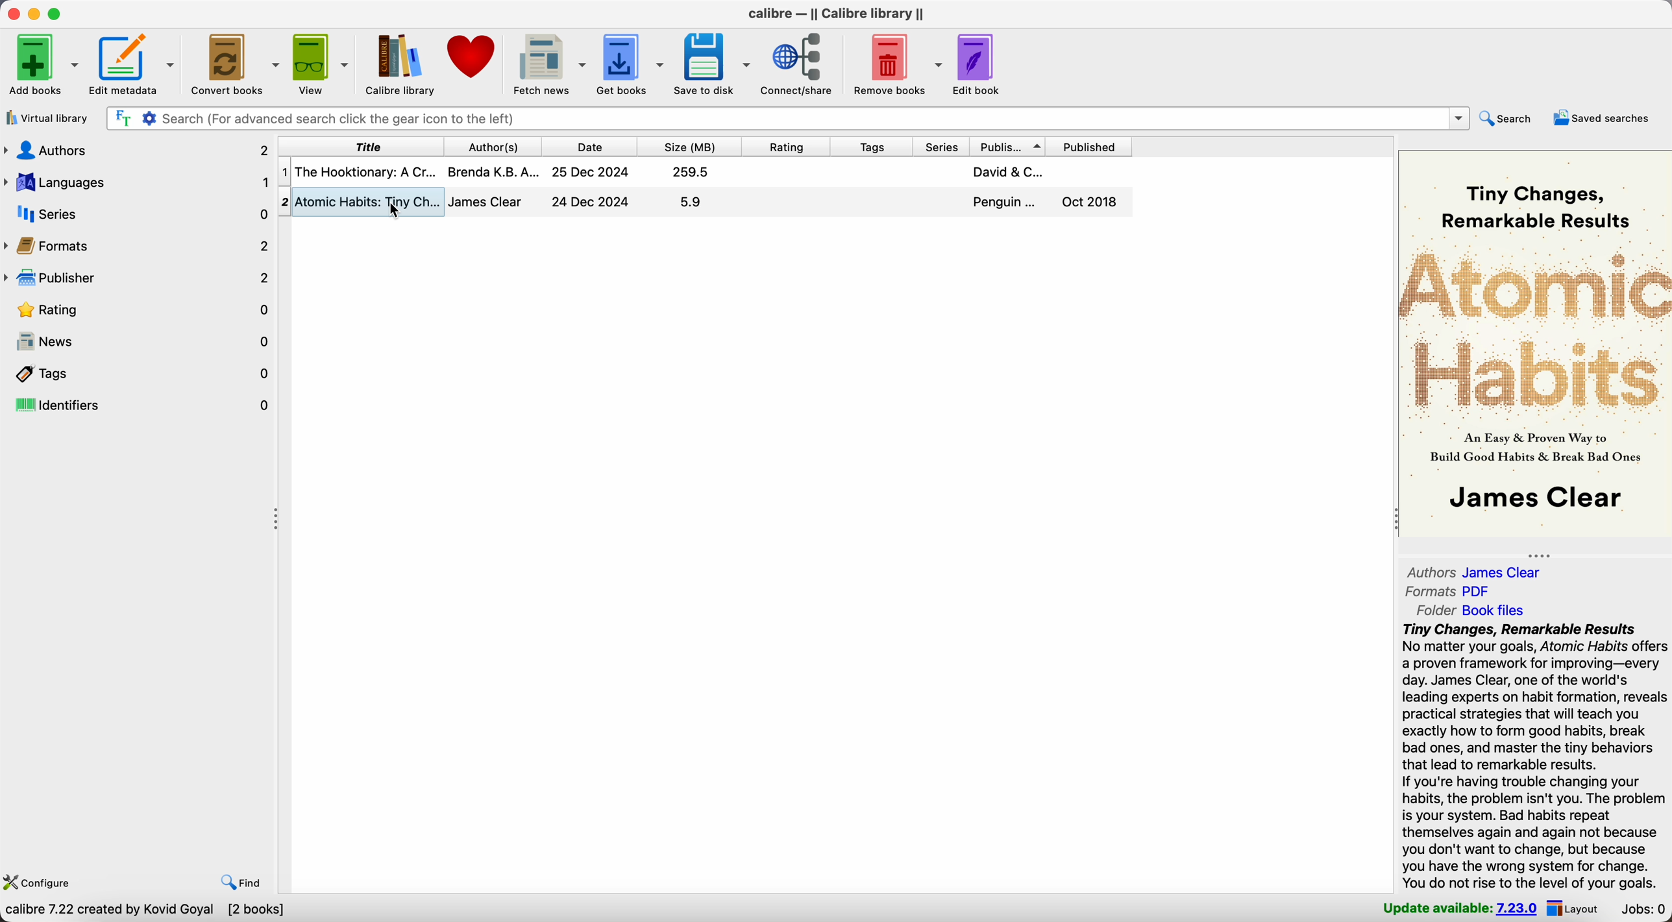 Image resolution: width=1672 pixels, height=922 pixels. Describe the element at coordinates (1465, 611) in the screenshot. I see `folder Book Files` at that location.